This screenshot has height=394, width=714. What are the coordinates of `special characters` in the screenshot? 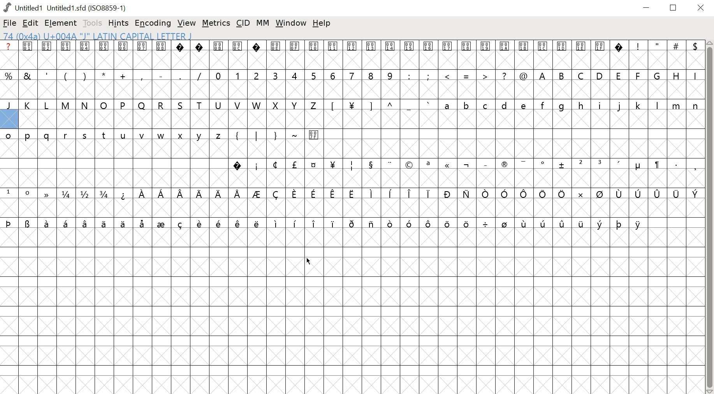 It's located at (104, 75).